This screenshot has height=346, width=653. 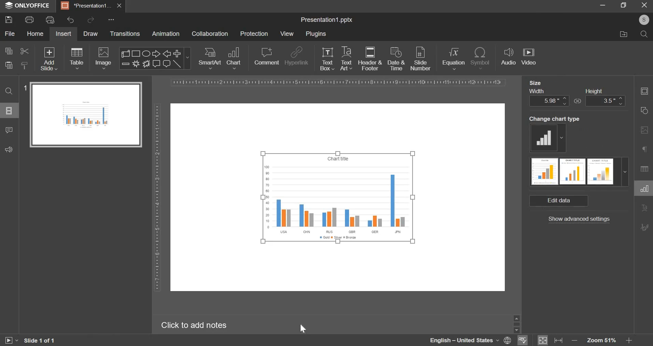 What do you see at coordinates (9, 20) in the screenshot?
I see `save` at bounding box center [9, 20].